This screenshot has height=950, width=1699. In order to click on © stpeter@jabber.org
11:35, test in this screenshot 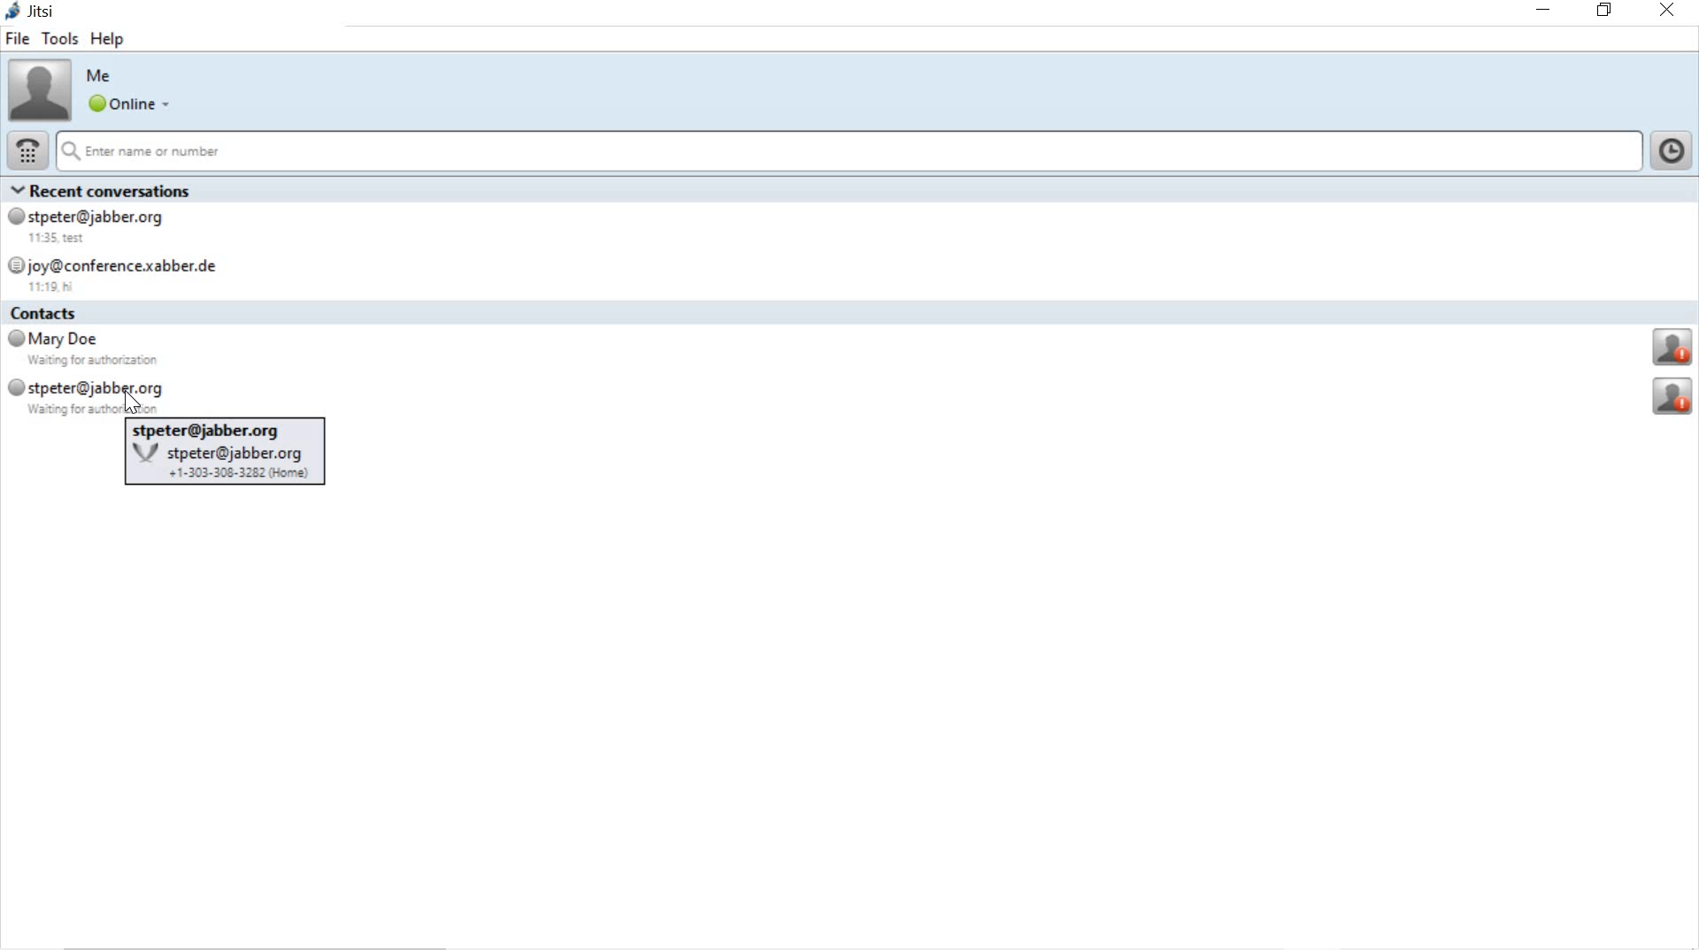, I will do `click(97, 226)`.